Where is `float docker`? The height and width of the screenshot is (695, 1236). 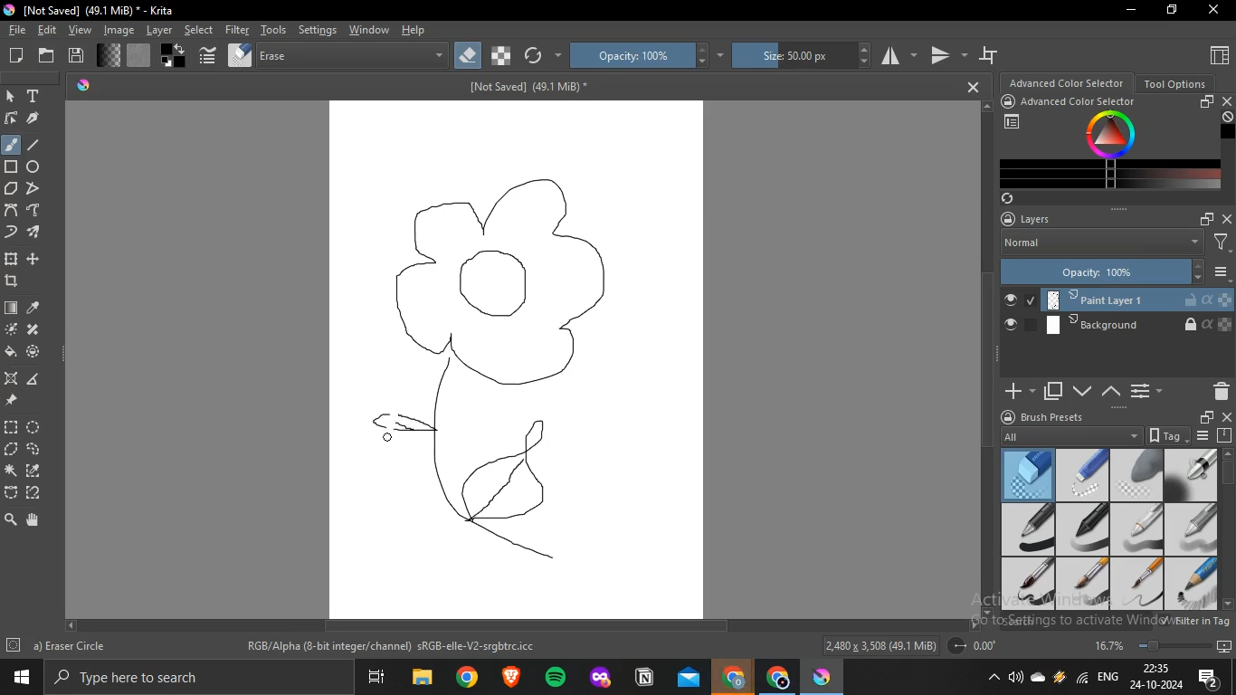 float docker is located at coordinates (1207, 102).